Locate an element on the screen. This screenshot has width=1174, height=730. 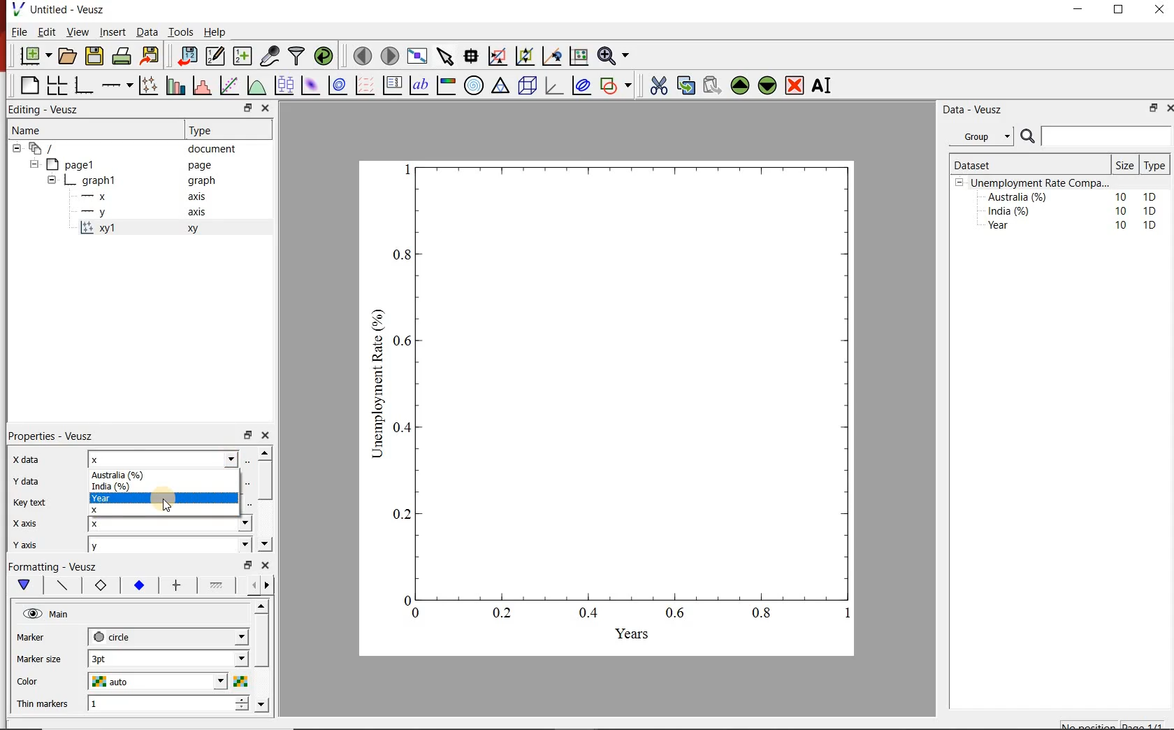
move to next page is located at coordinates (391, 56).